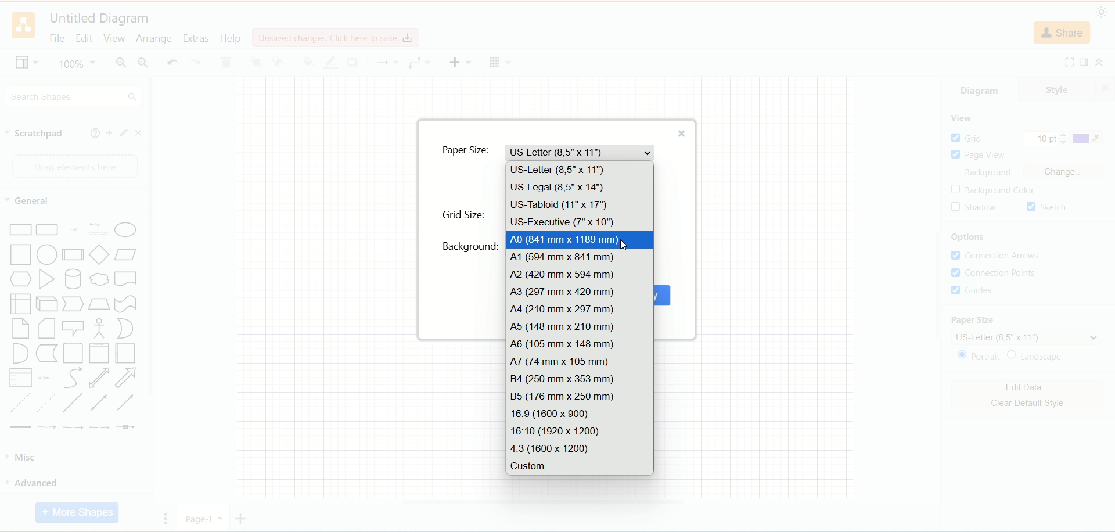 This screenshot has width=1115, height=532. Describe the element at coordinates (1046, 139) in the screenshot. I see `10 pt` at that location.